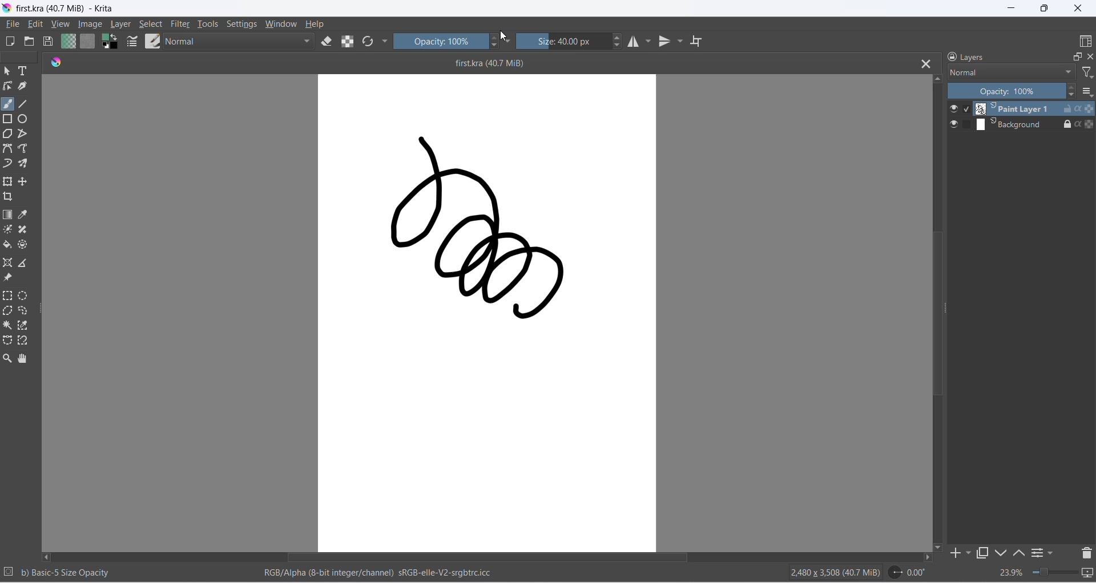 This screenshot has height=583, width=1096. I want to click on scroll up button, so click(937, 78).